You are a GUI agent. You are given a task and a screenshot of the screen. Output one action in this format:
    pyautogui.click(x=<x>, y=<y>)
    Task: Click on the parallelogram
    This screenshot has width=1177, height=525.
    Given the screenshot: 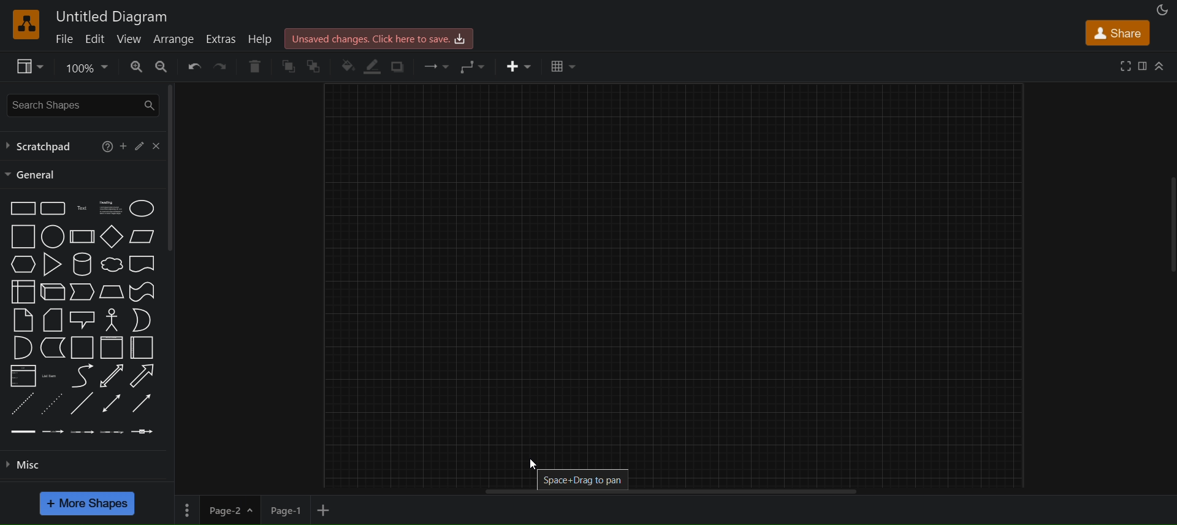 What is the action you would take?
    pyautogui.click(x=143, y=236)
    